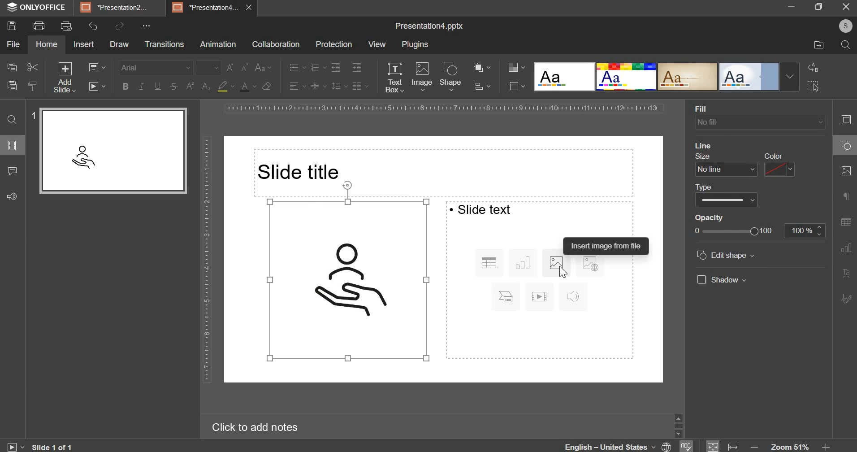 The width and height of the screenshot is (857, 452). I want to click on numbering, so click(318, 68).